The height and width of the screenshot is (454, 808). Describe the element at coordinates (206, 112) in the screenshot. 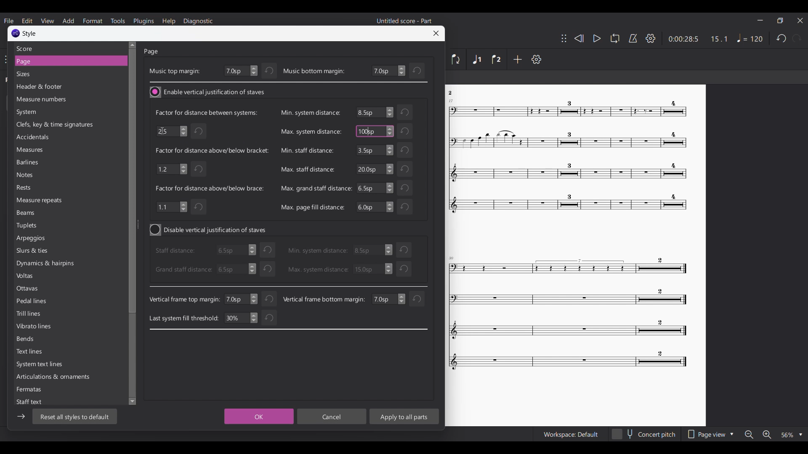

I see `Indicates factor for distance between systems` at that location.